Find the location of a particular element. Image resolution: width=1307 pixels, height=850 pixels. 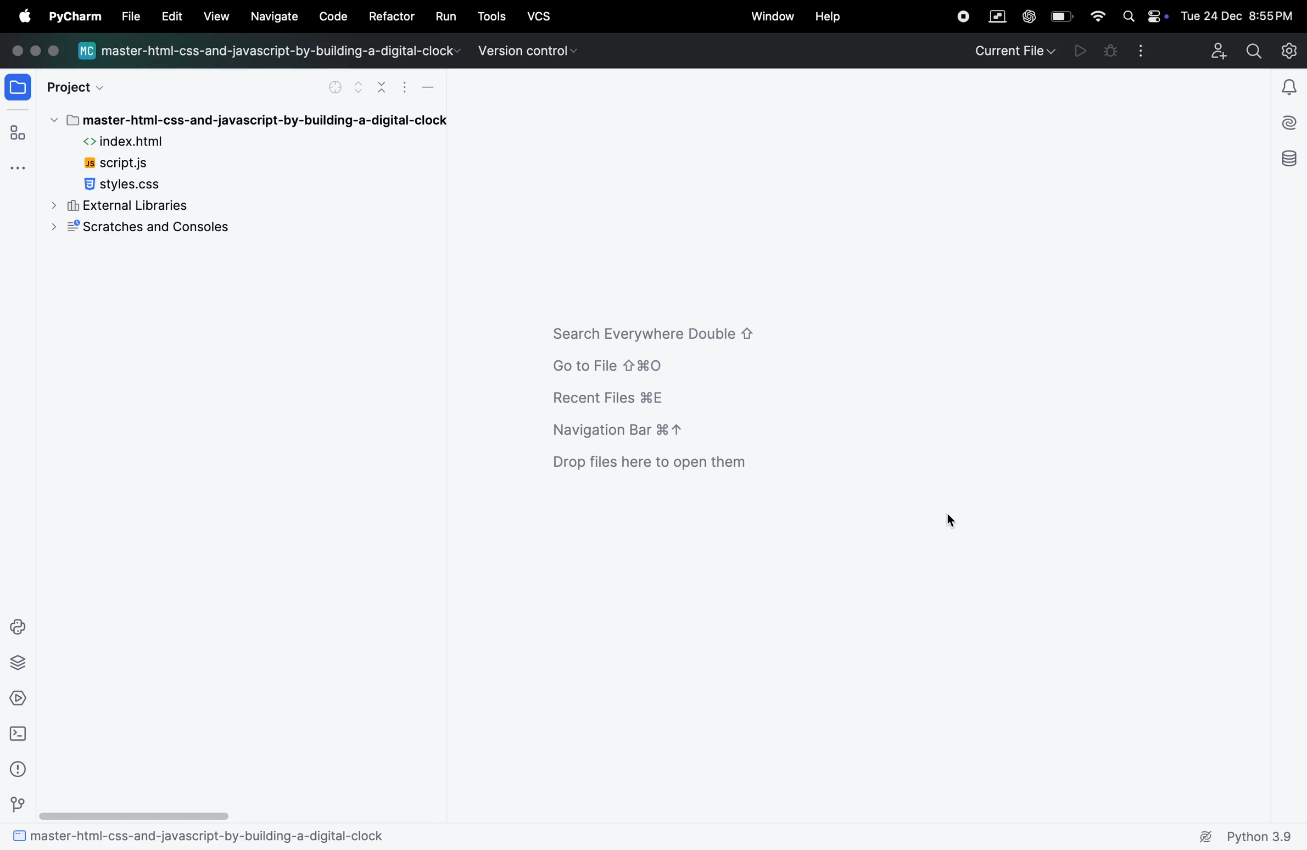

options is located at coordinates (1144, 50).